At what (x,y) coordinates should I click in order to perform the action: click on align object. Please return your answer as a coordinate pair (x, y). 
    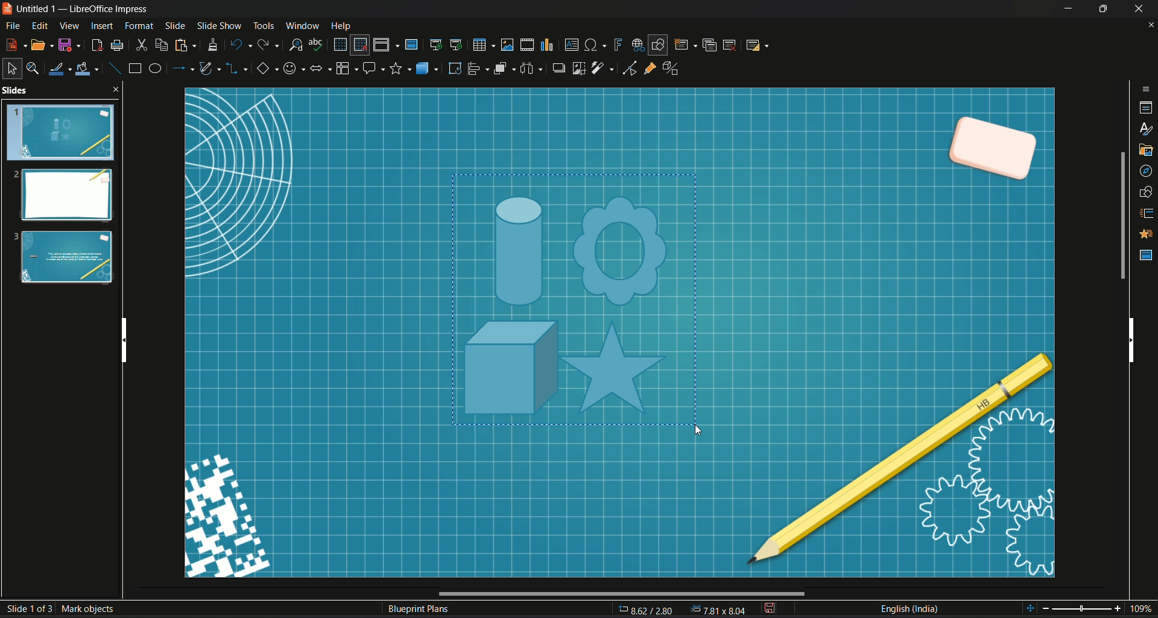
    Looking at the image, I should click on (478, 68).